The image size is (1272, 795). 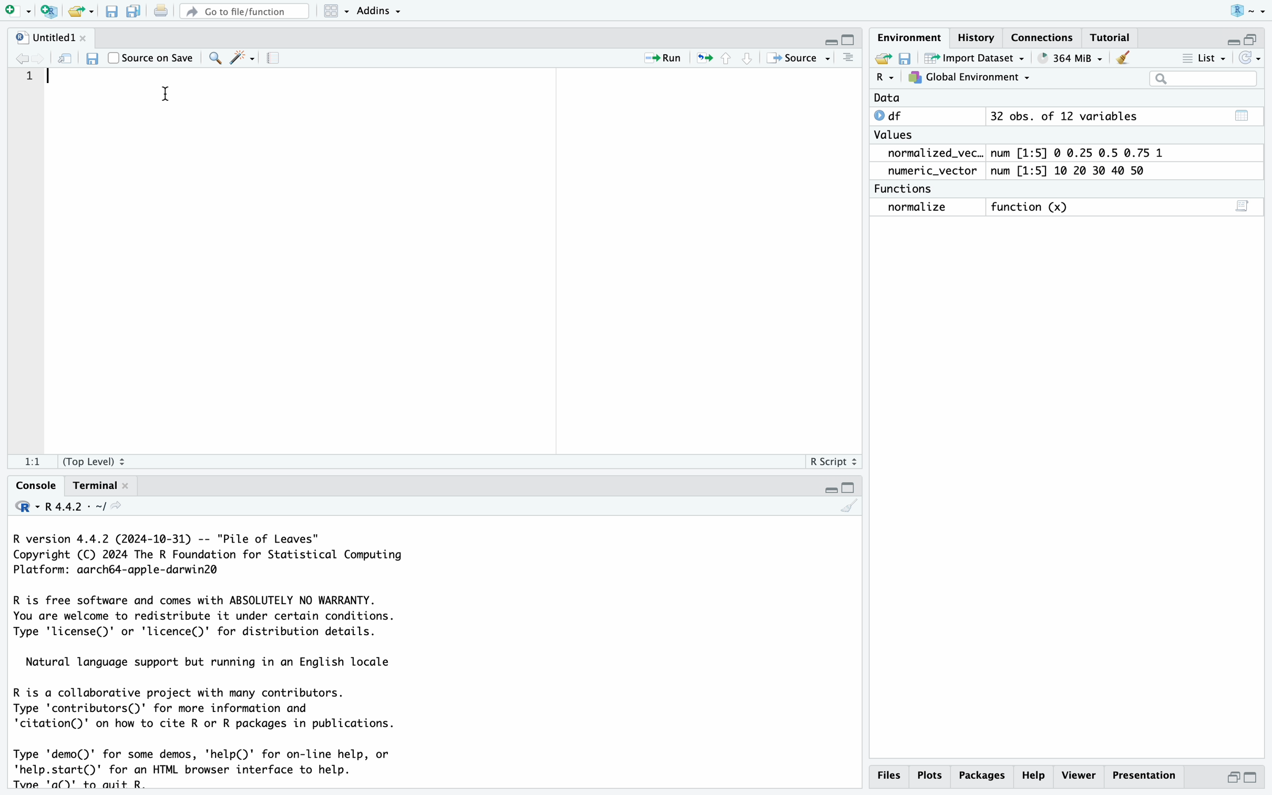 I want to click on num [1:5] 0 0.25 0.5 0.75 1, so click(x=1080, y=153).